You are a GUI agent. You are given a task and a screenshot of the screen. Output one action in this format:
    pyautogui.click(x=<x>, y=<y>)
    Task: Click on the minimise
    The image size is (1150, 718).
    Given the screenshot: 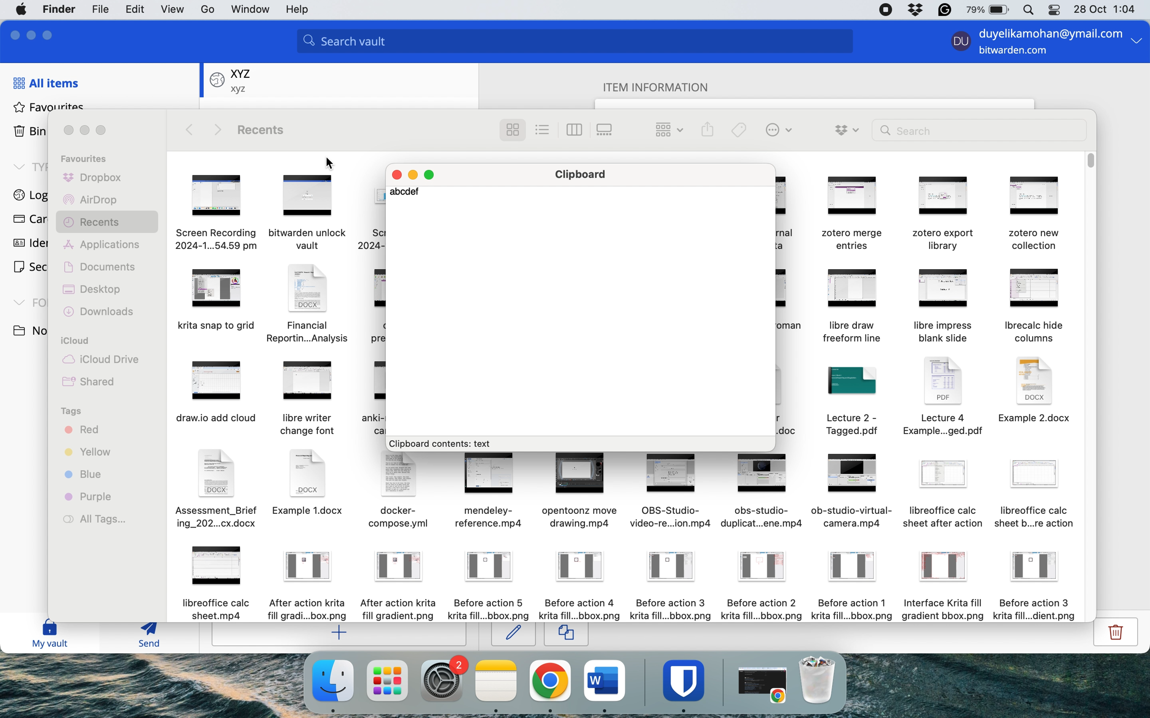 What is the action you would take?
    pyautogui.click(x=414, y=173)
    